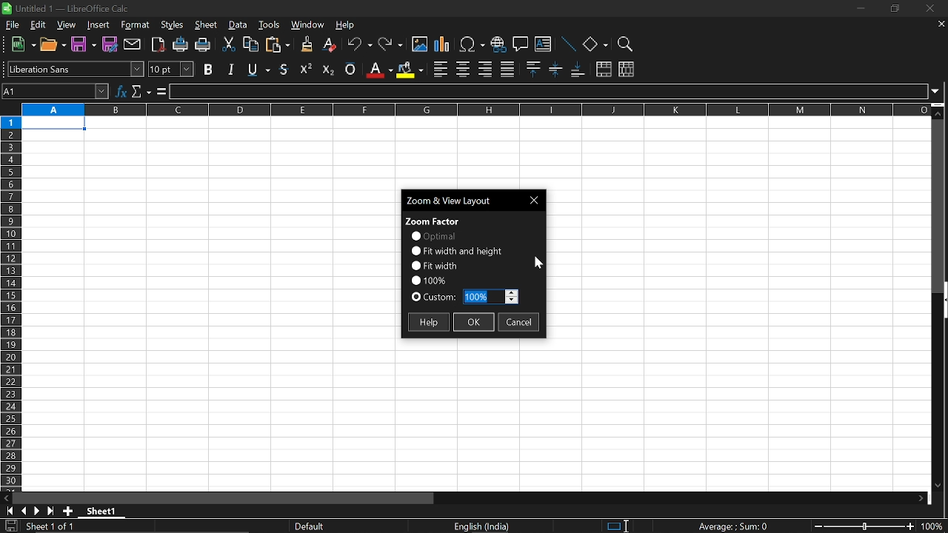 Image resolution: width=948 pixels, height=533 pixels. What do you see at coordinates (935, 528) in the screenshot?
I see `current zoom` at bounding box center [935, 528].